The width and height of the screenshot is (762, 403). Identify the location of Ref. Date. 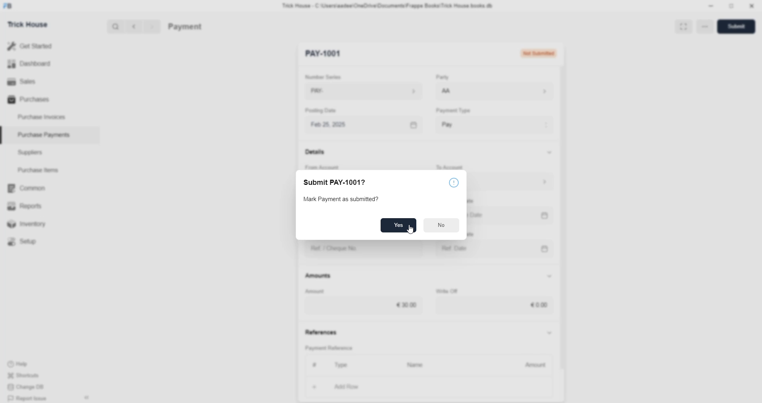
(460, 247).